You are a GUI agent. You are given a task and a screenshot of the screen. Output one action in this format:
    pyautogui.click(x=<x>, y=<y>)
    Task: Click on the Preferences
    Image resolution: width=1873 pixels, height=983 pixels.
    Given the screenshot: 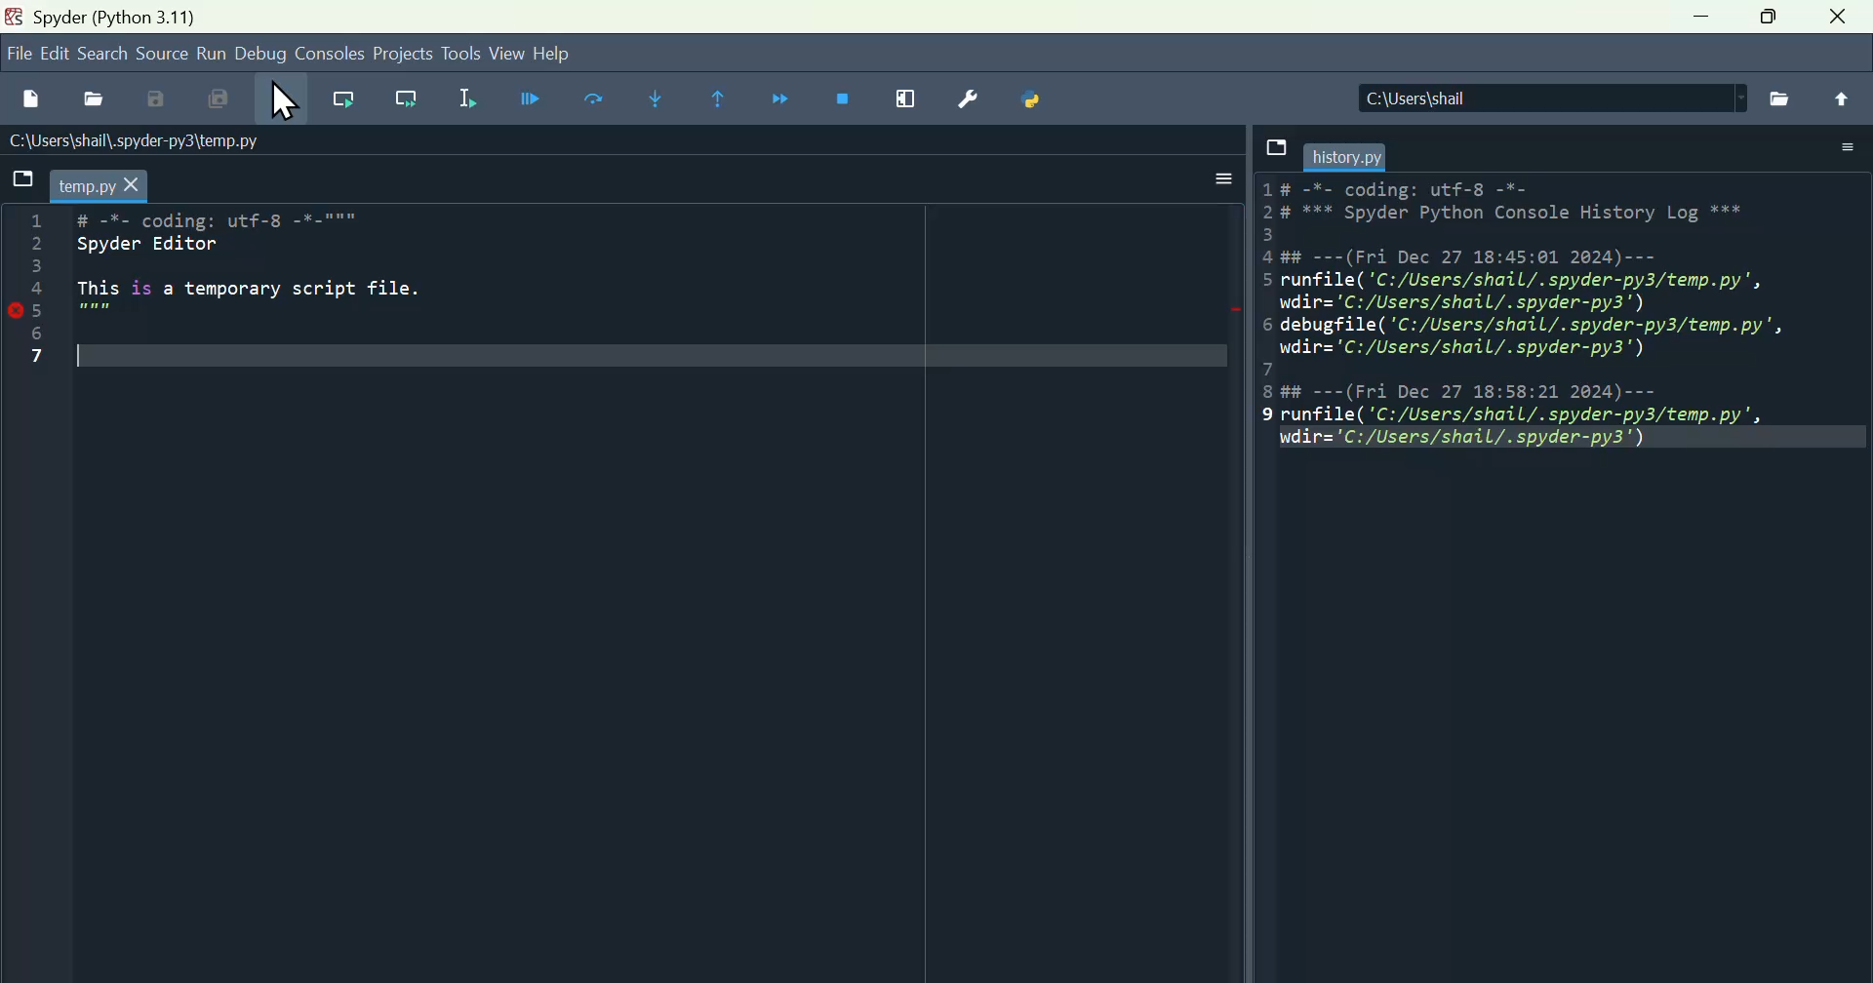 What is the action you would take?
    pyautogui.click(x=975, y=98)
    